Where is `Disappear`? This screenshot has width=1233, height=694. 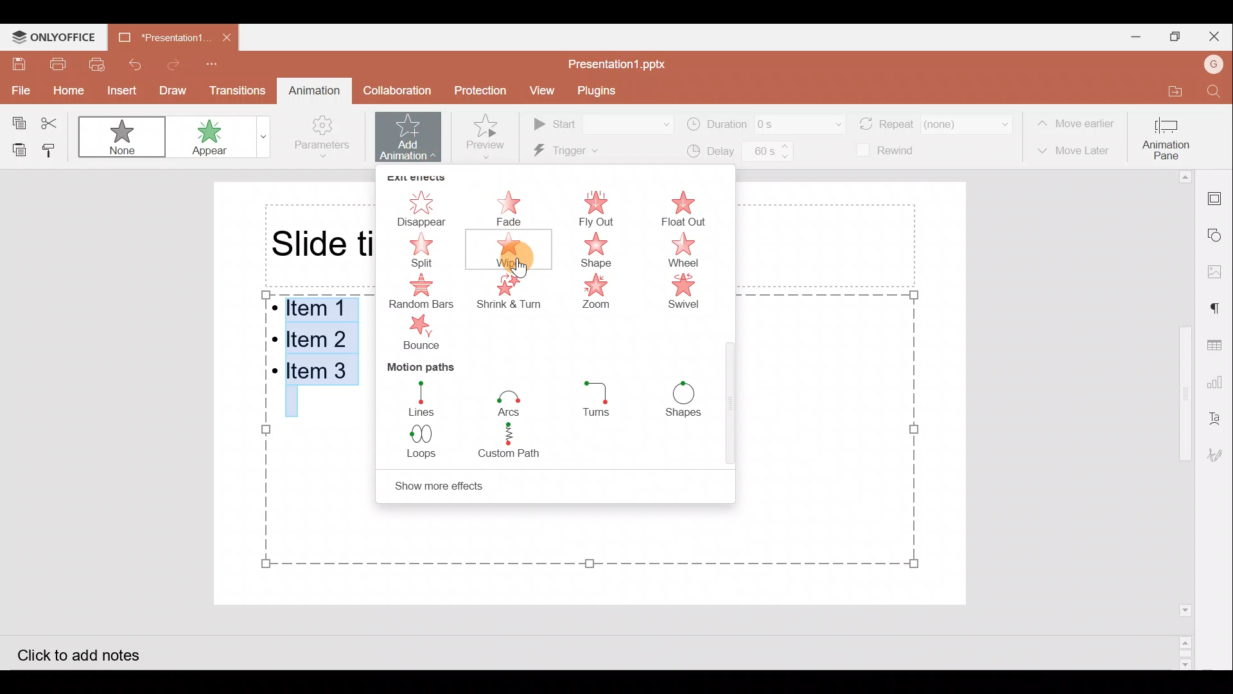
Disappear is located at coordinates (419, 207).